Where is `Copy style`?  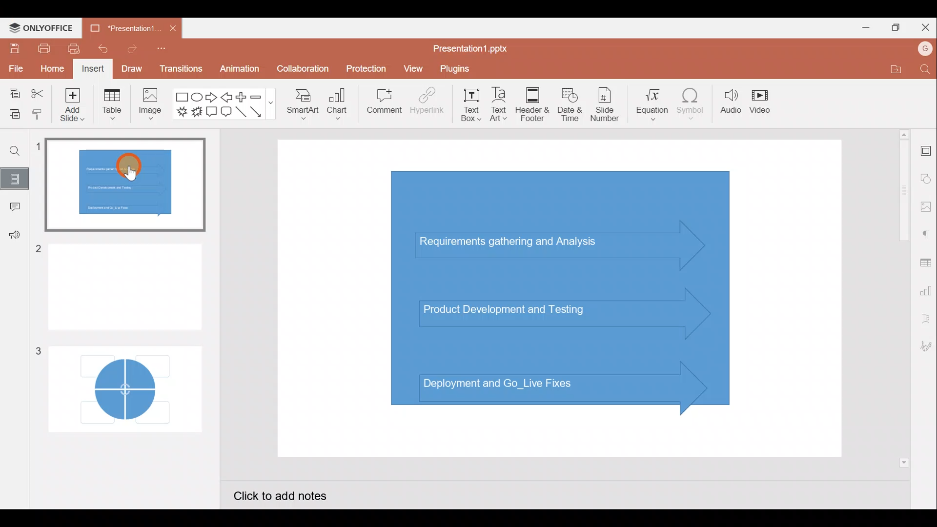 Copy style is located at coordinates (38, 114).